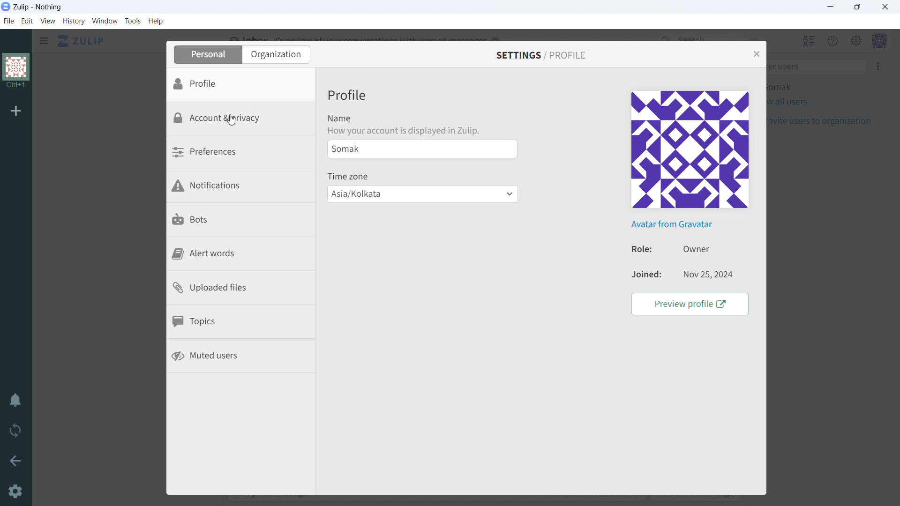 This screenshot has width=900, height=506. What do you see at coordinates (406, 112) in the screenshot?
I see `Profile
Name
How your account is displayed in Zulip.` at bounding box center [406, 112].